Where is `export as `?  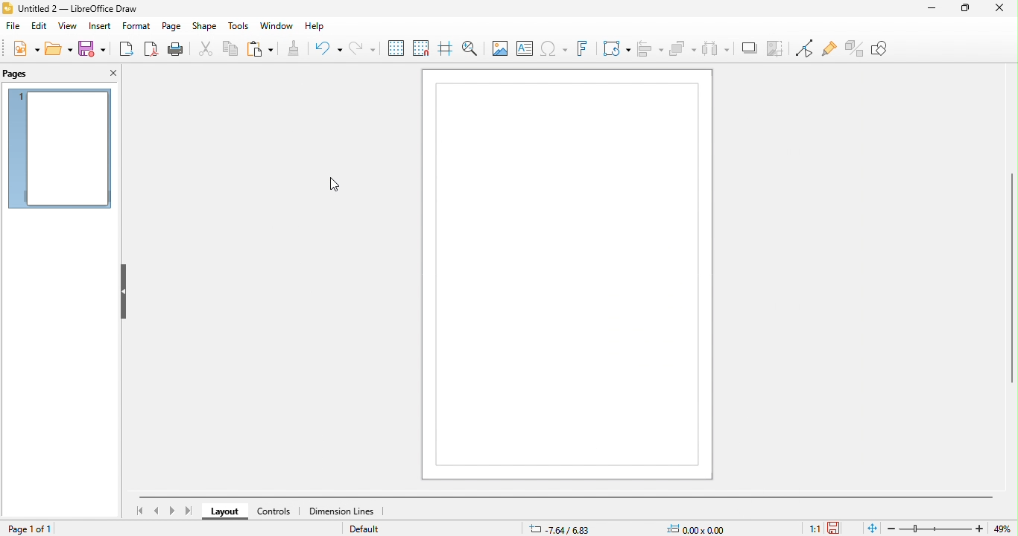 export as  is located at coordinates (127, 49).